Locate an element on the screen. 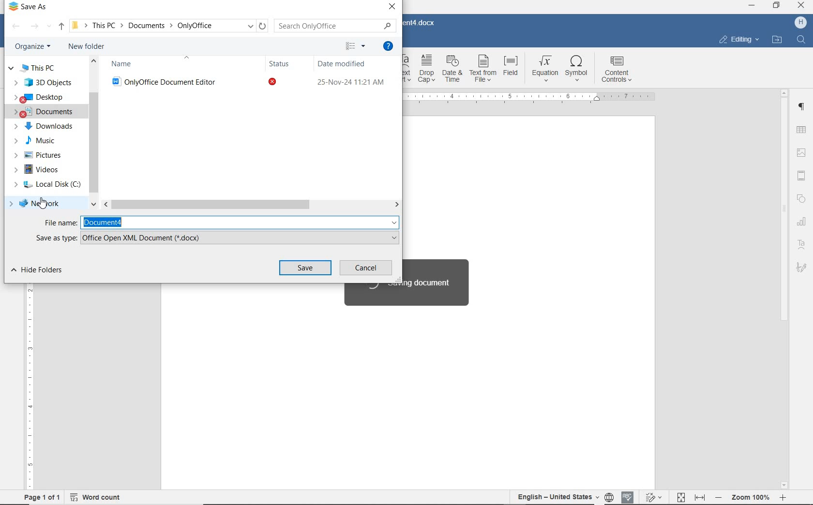 Image resolution: width=813 pixels, height=505 pixels. Header and Footer is located at coordinates (803, 178).